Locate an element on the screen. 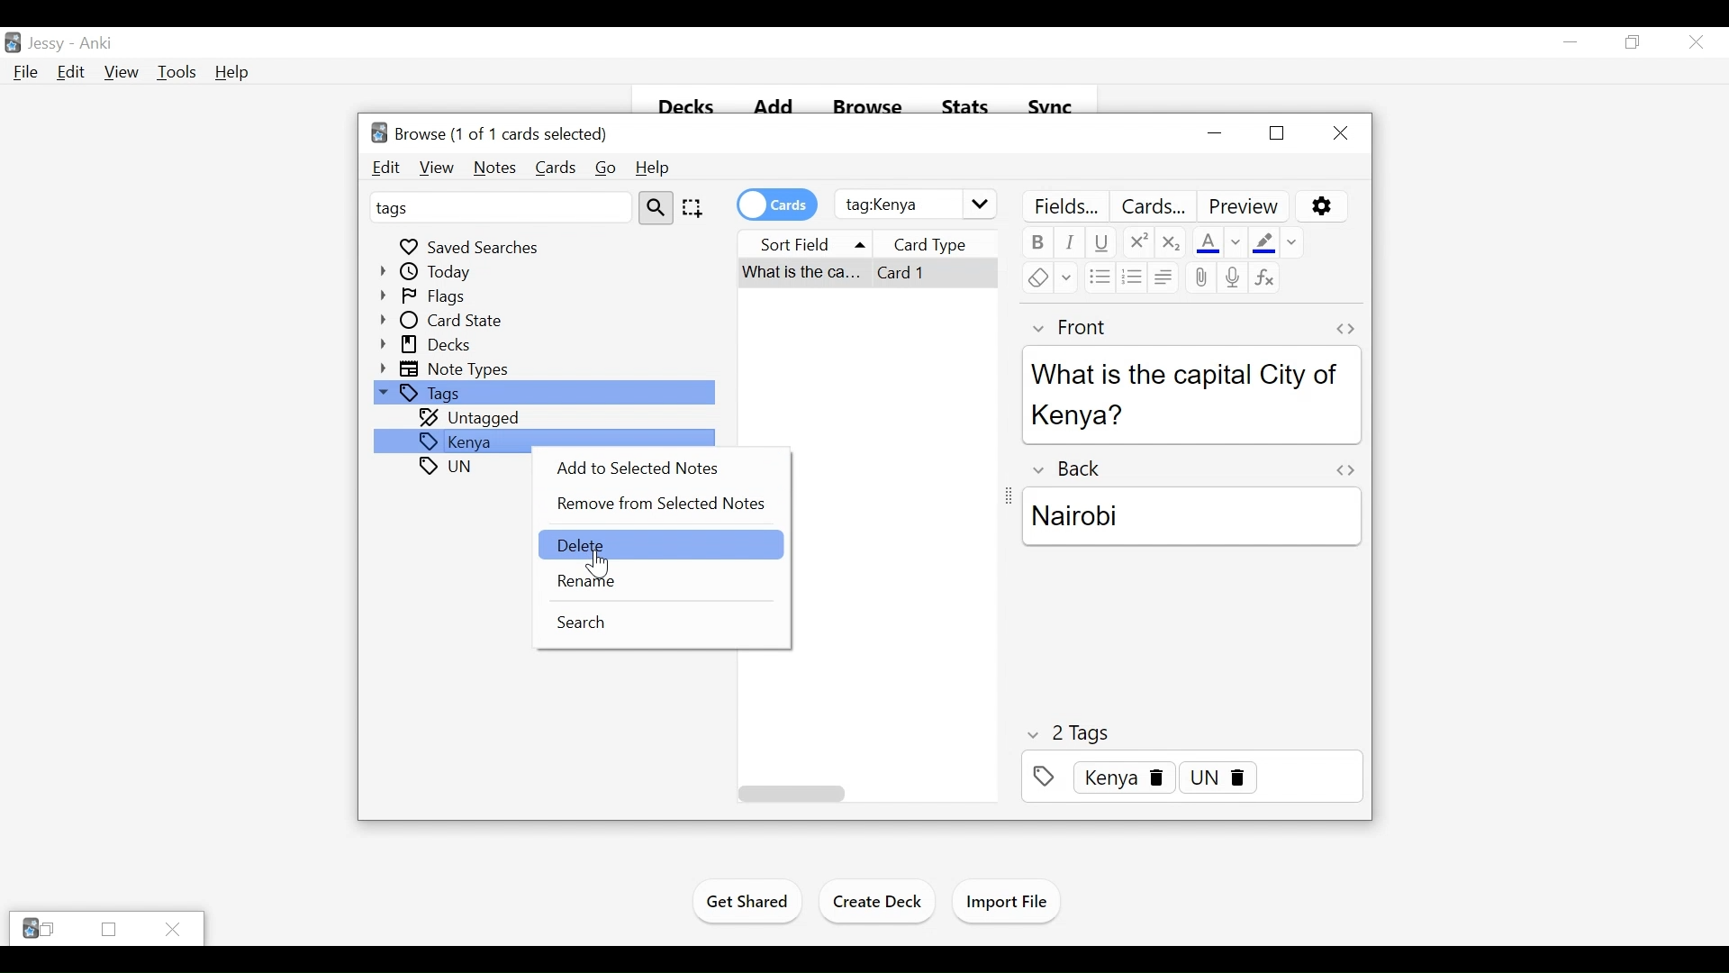  View is located at coordinates (435, 168).